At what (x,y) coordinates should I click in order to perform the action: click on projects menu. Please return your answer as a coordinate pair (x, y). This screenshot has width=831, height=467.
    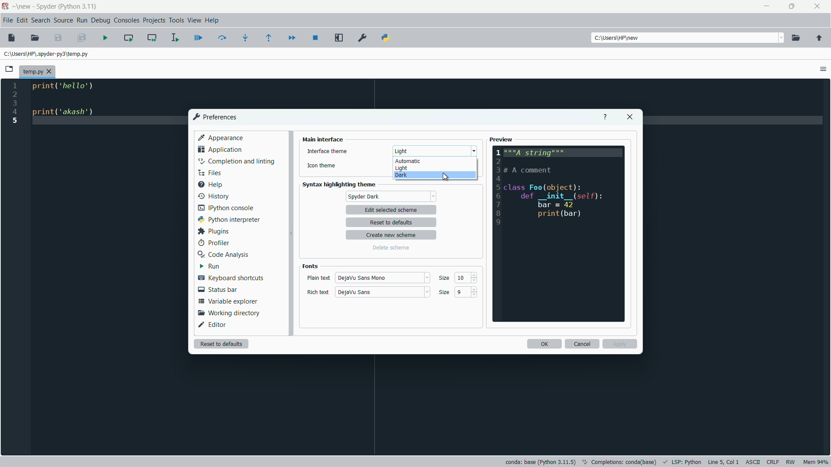
    Looking at the image, I should click on (154, 21).